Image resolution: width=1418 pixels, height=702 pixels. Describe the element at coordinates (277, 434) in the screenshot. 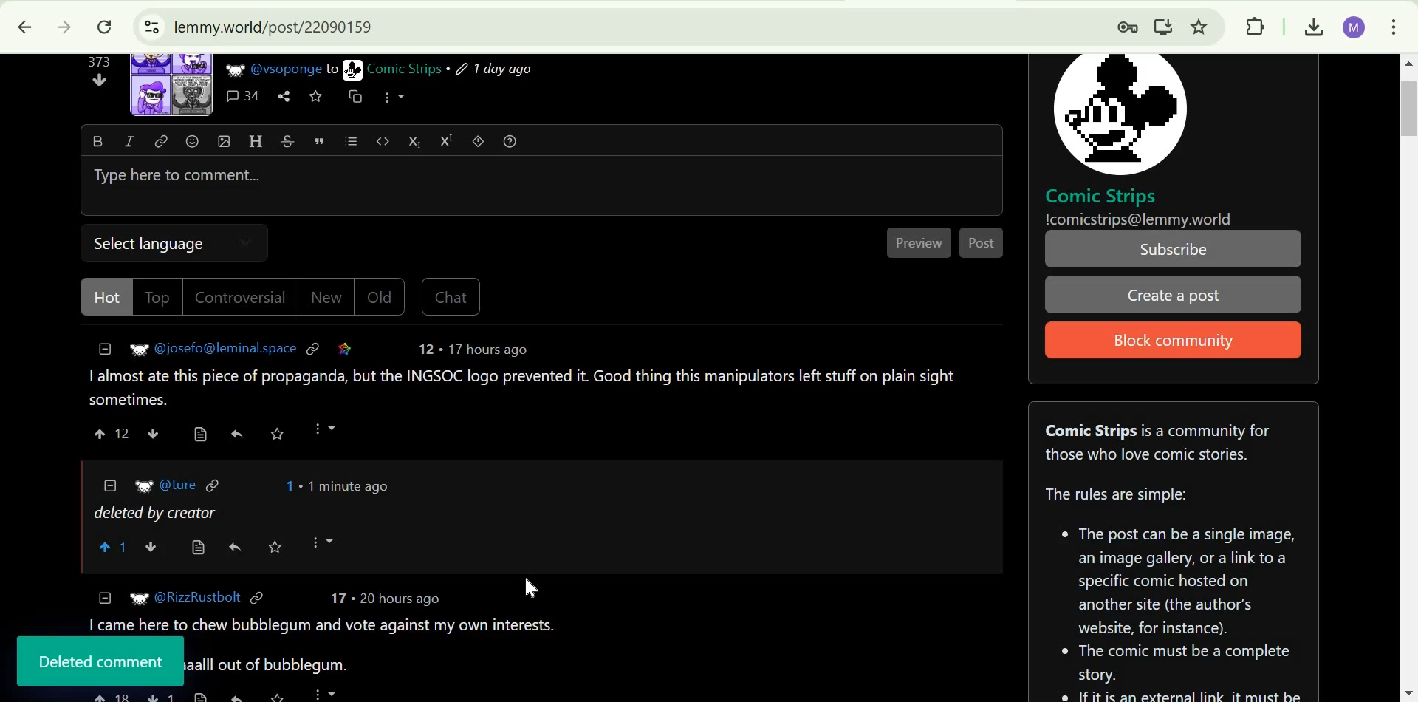

I see `save` at that location.